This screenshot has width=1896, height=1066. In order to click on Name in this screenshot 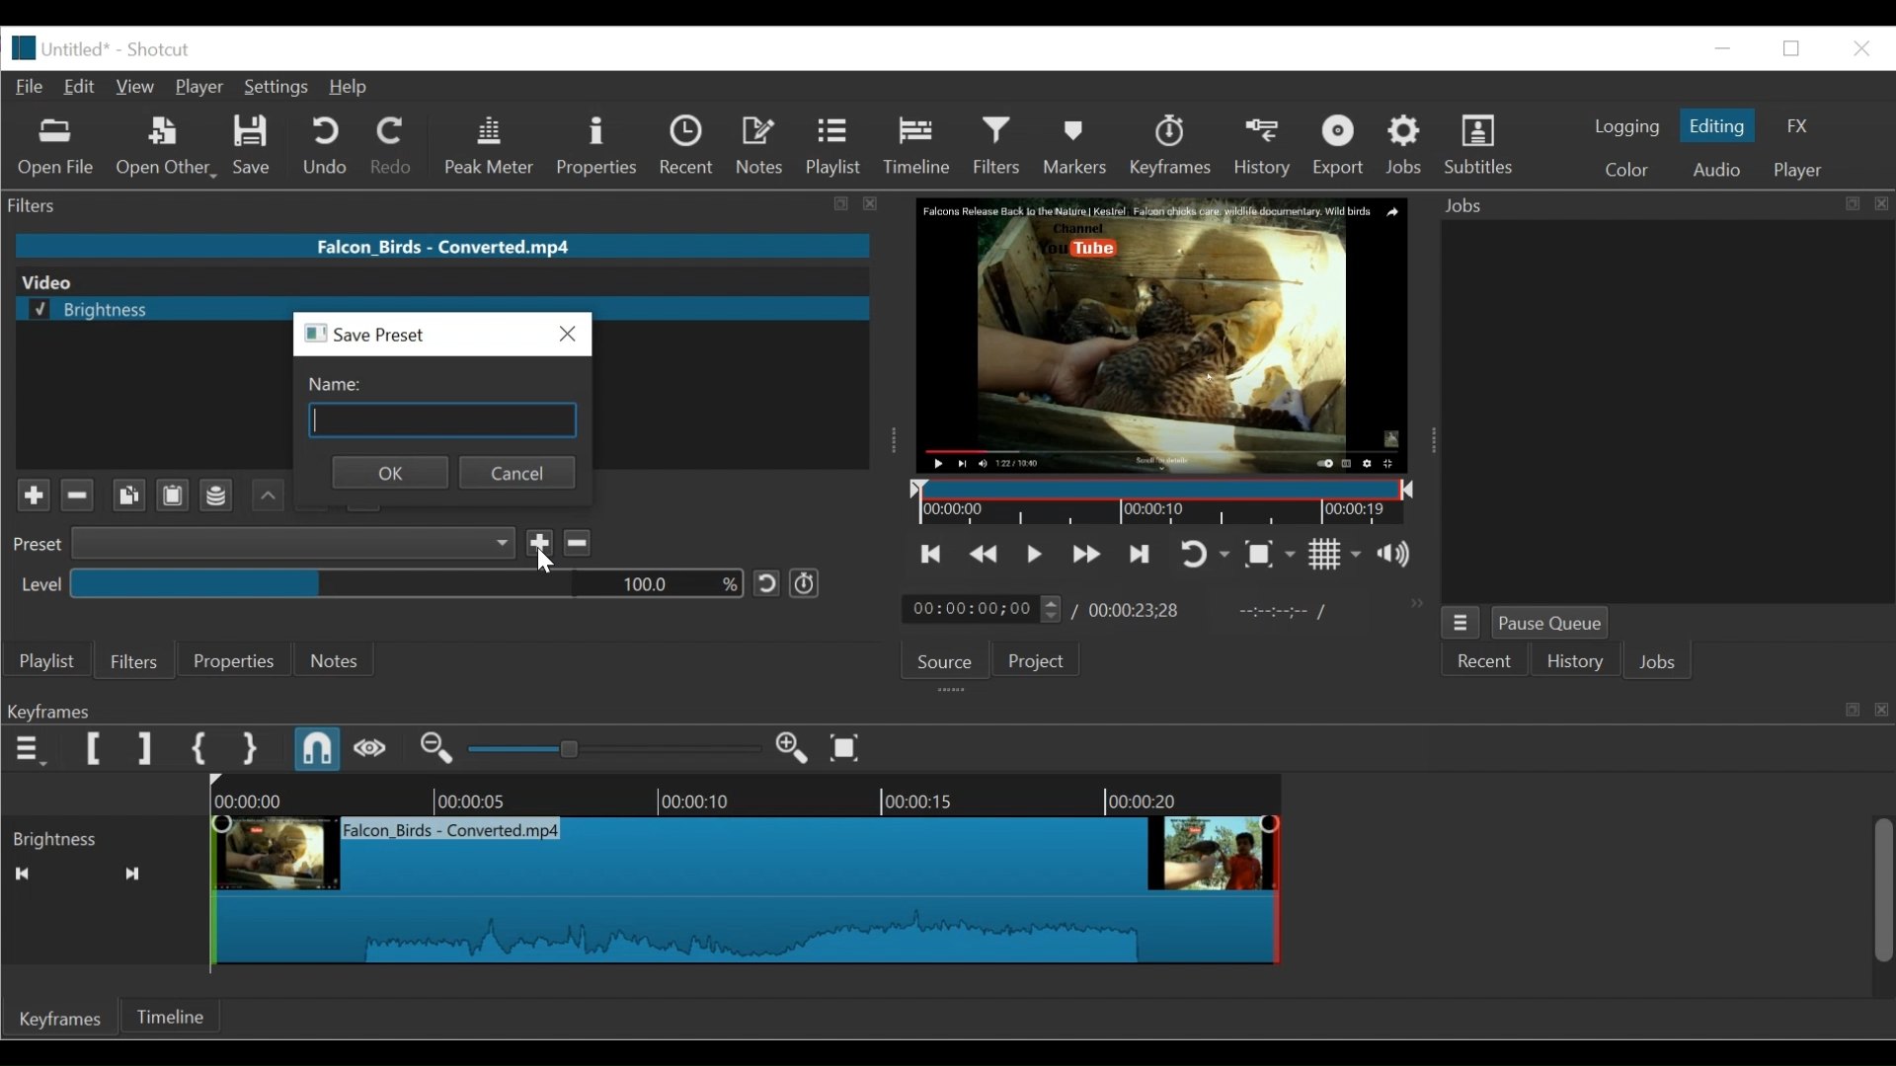, I will do `click(447, 408)`.